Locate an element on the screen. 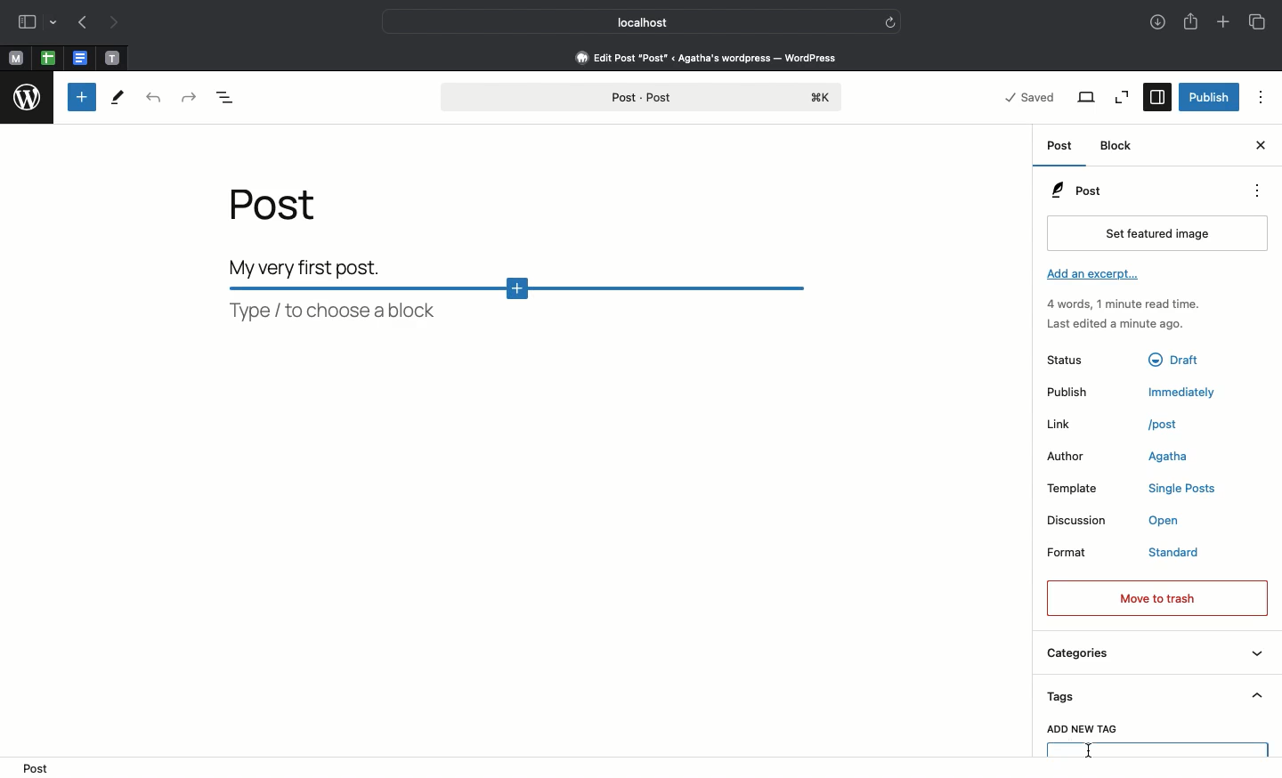  Add new tag is located at coordinates (1081, 730).